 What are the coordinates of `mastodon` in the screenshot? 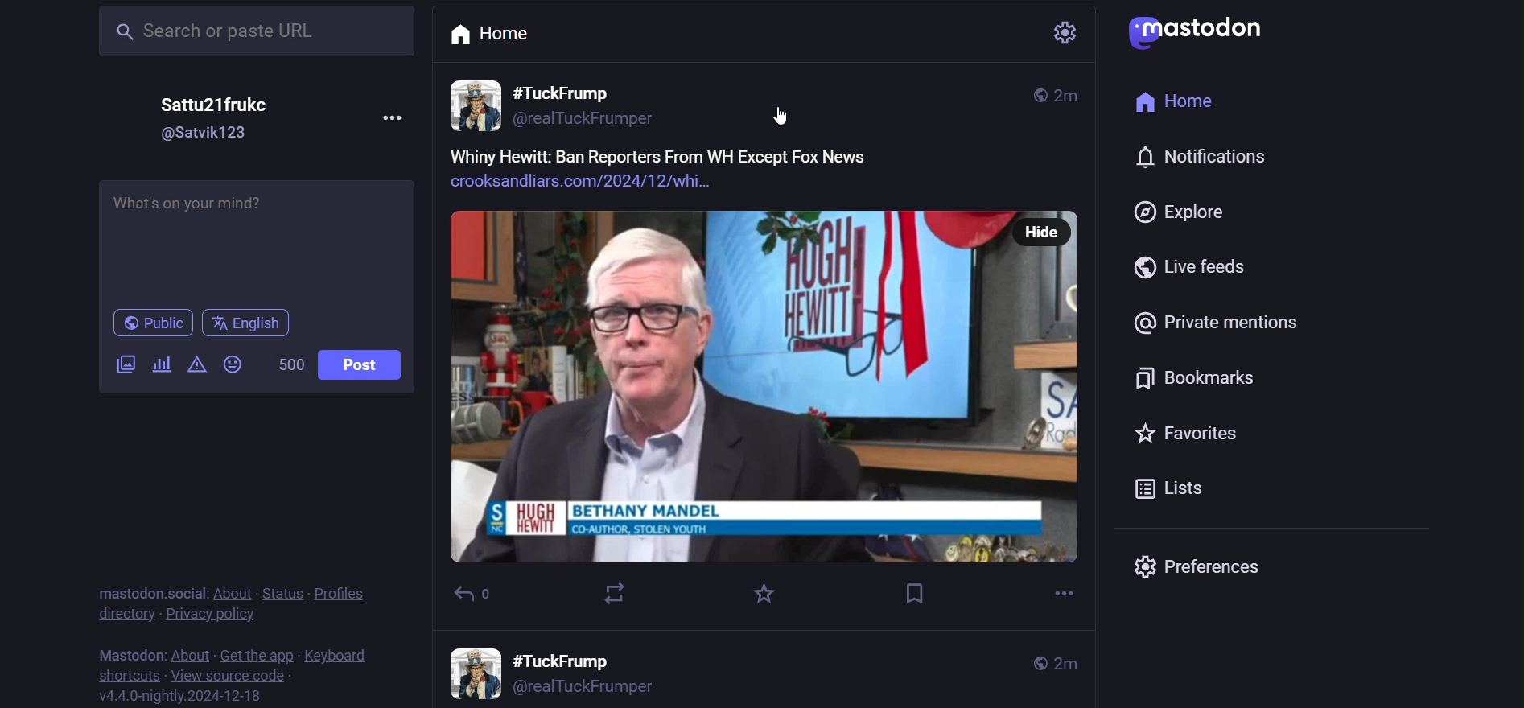 It's located at (146, 595).